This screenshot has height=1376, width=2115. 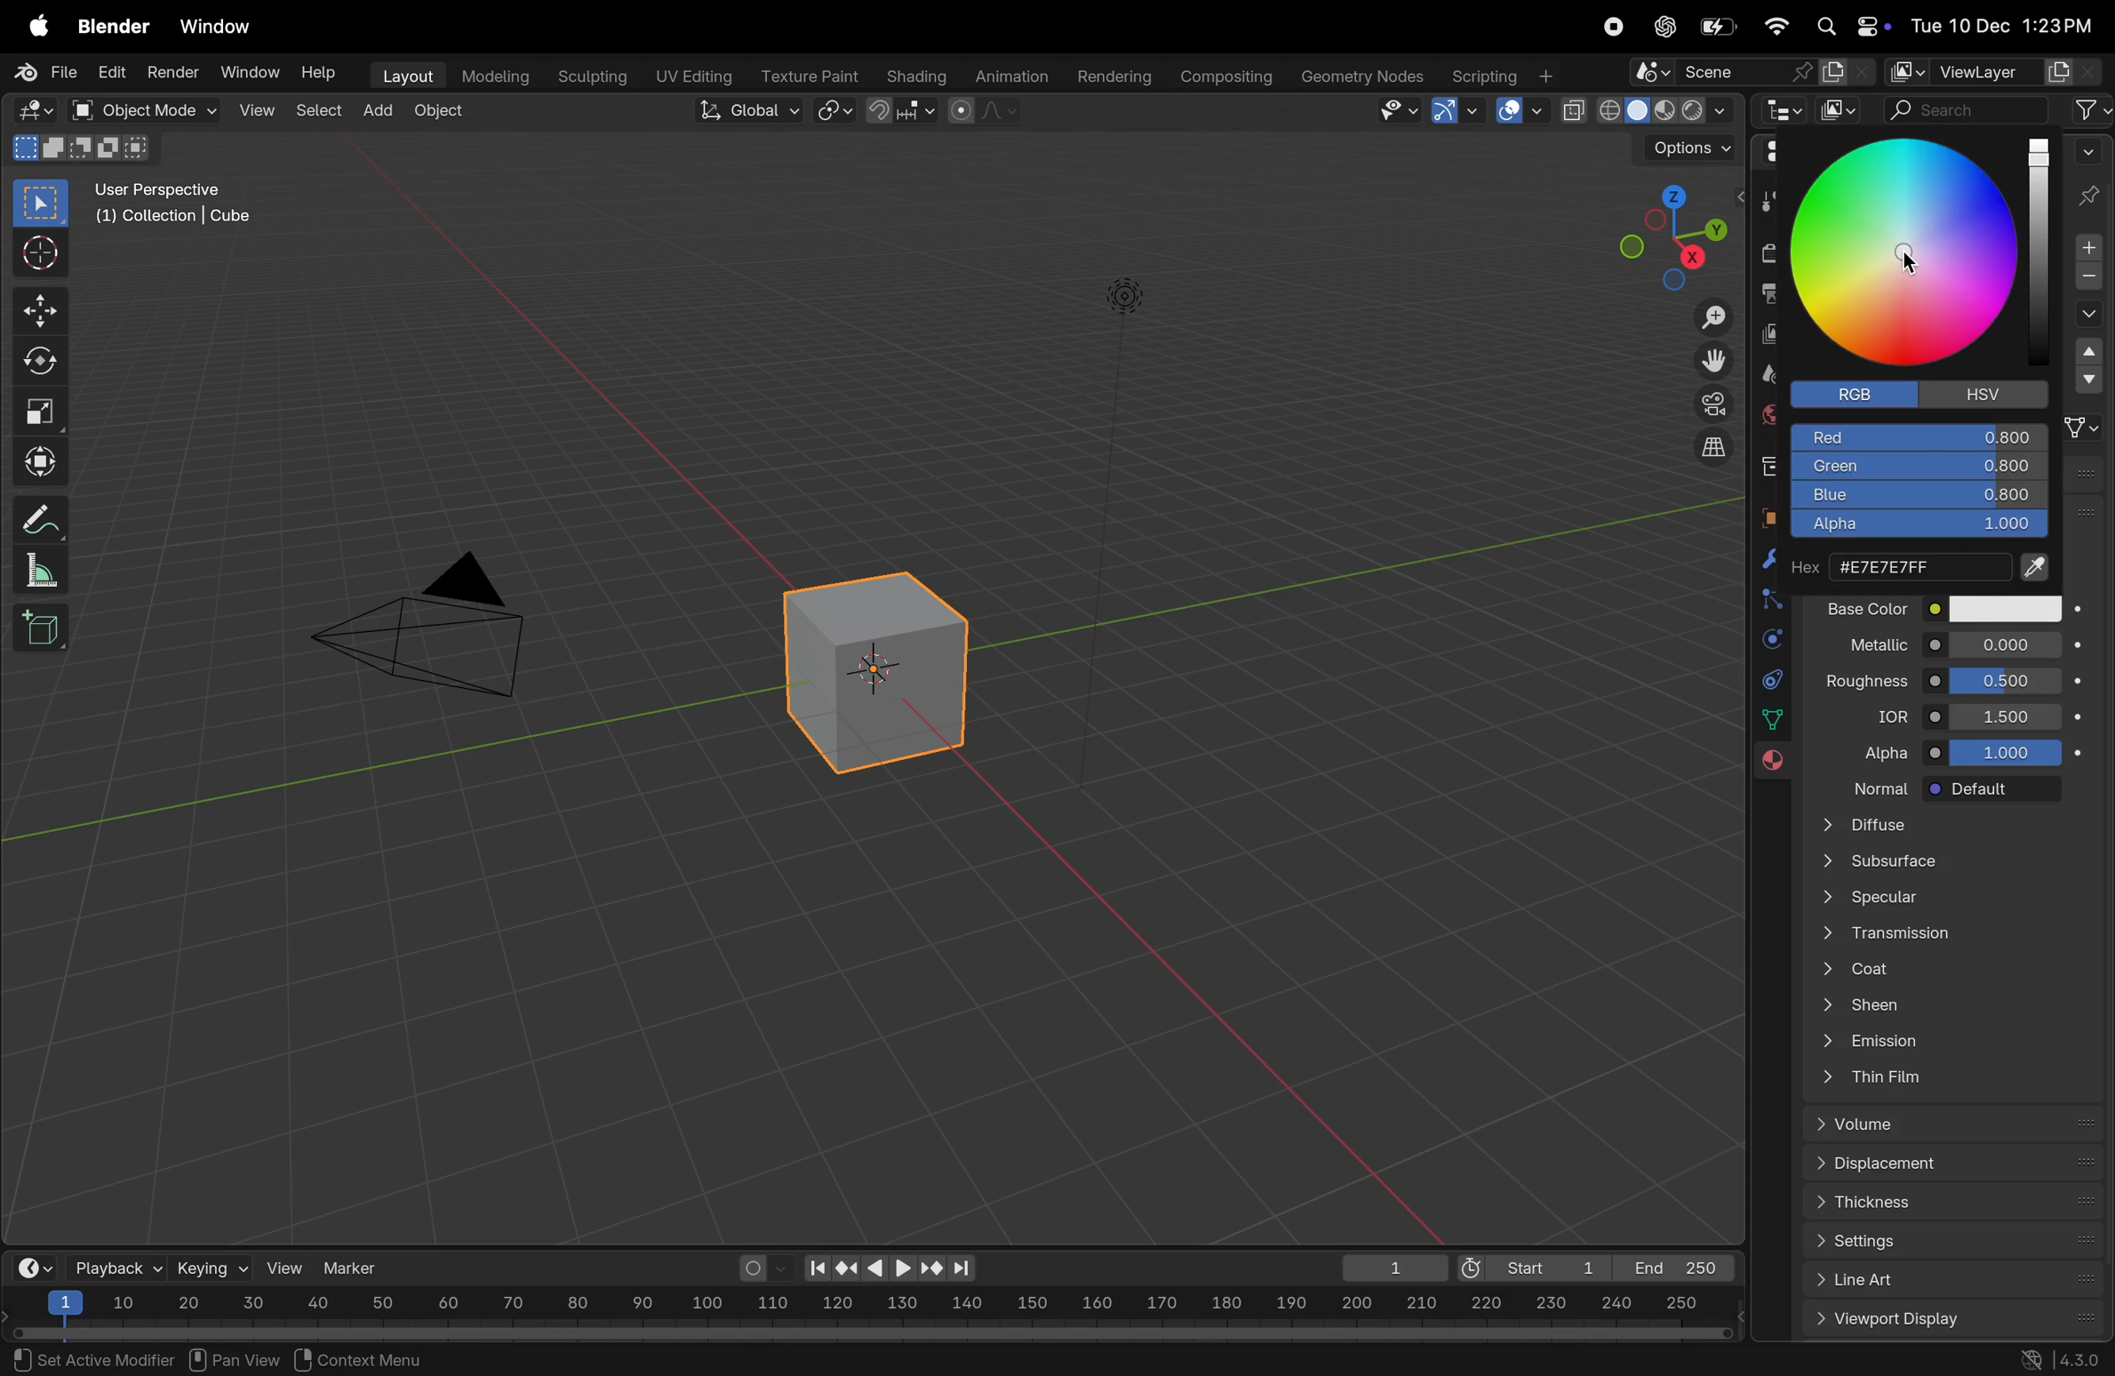 What do you see at coordinates (807, 70) in the screenshot?
I see `texture paint` at bounding box center [807, 70].